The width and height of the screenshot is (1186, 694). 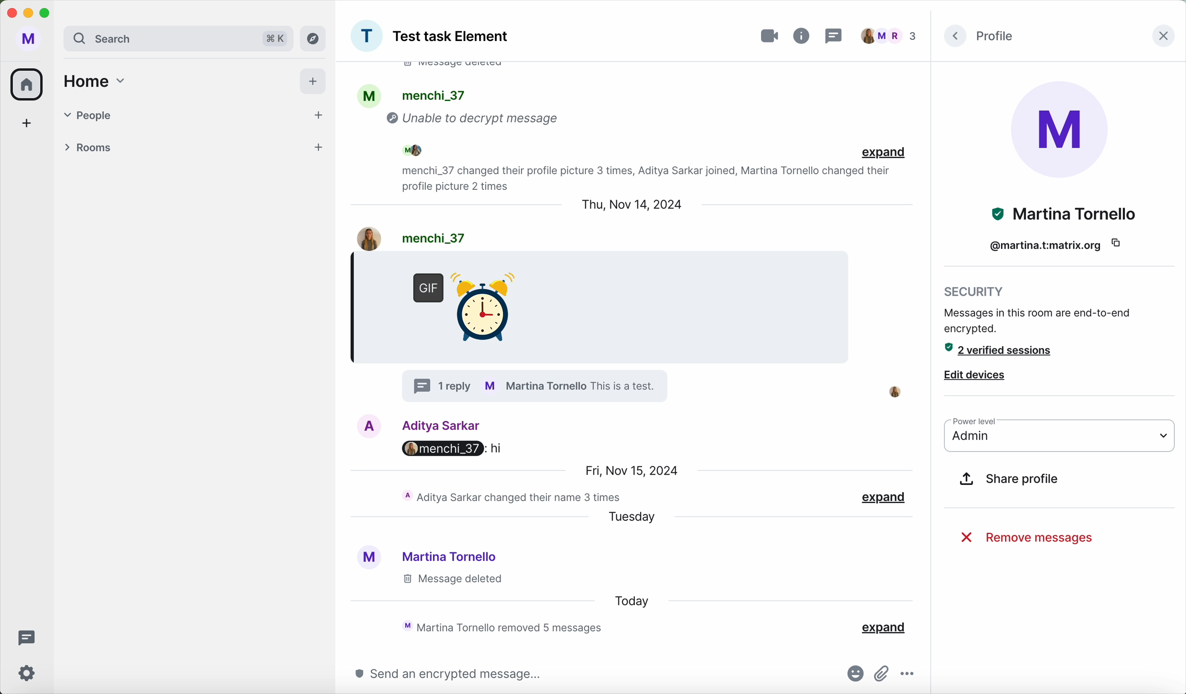 What do you see at coordinates (631, 600) in the screenshot?
I see `today` at bounding box center [631, 600].